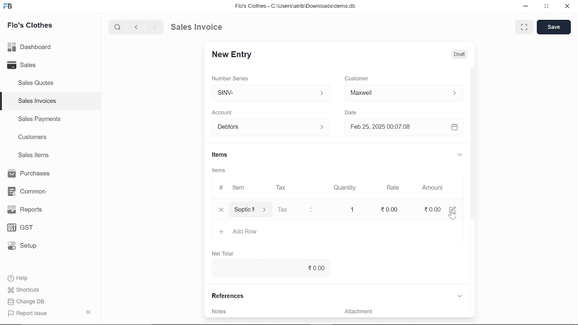 The width and height of the screenshot is (578, 325). What do you see at coordinates (461, 155) in the screenshot?
I see `expand` at bounding box center [461, 155].